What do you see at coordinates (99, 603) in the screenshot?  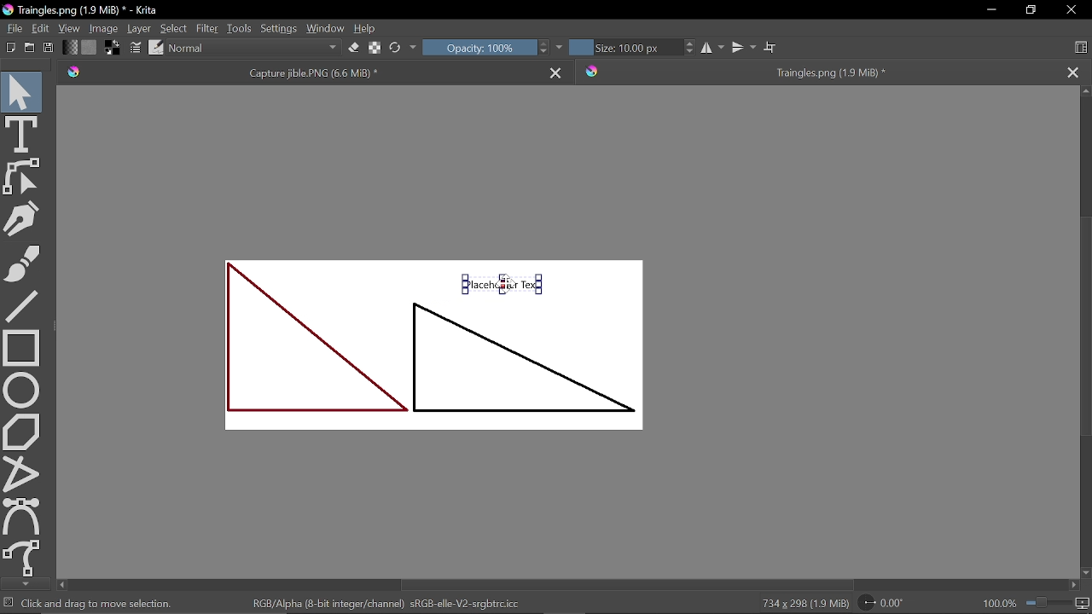 I see `Click and drag to move selection.` at bounding box center [99, 603].